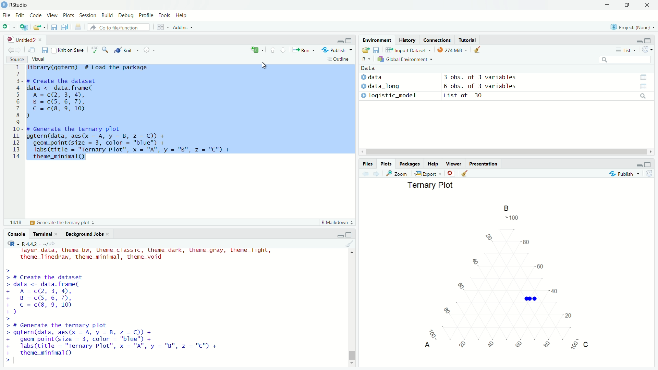  Describe the element at coordinates (366, 174) in the screenshot. I see `back` at that location.